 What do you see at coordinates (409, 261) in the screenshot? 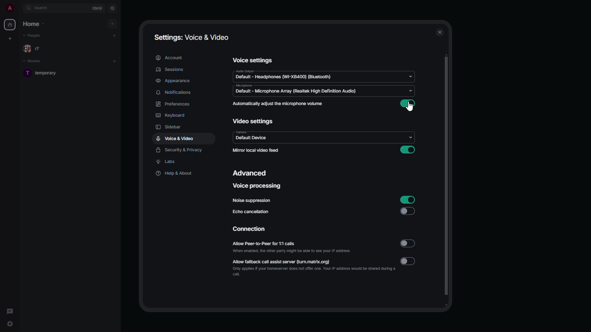
I see `disabled` at bounding box center [409, 261].